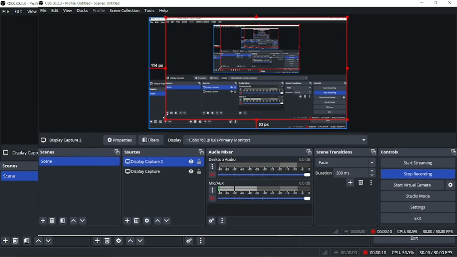  What do you see at coordinates (451, 3) in the screenshot?
I see `Close` at bounding box center [451, 3].